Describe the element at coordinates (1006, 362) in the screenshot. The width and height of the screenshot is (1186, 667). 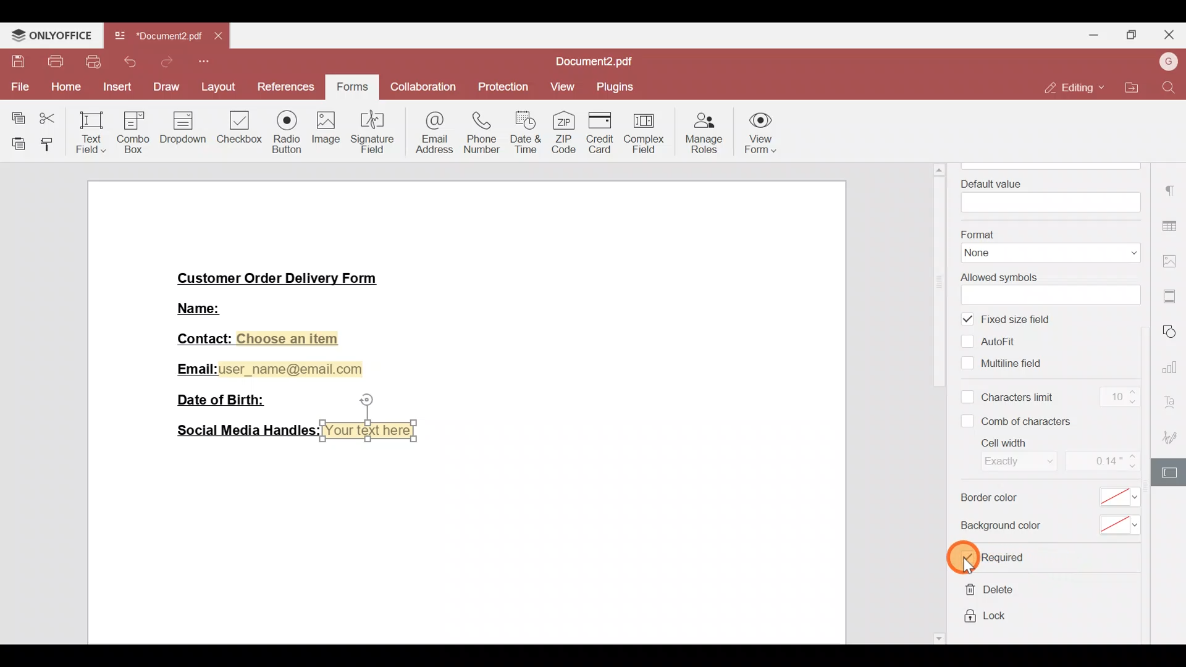
I see `Multiline field` at that location.